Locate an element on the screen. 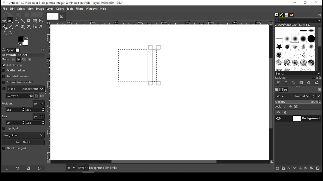 The image size is (323, 181). close is located at coordinates (61, 16).